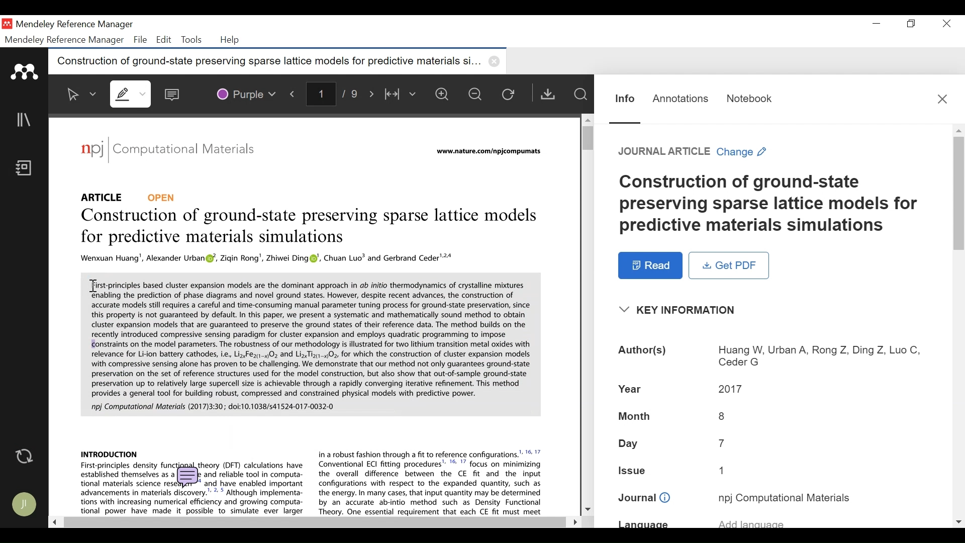  I want to click on Edit, so click(162, 40).